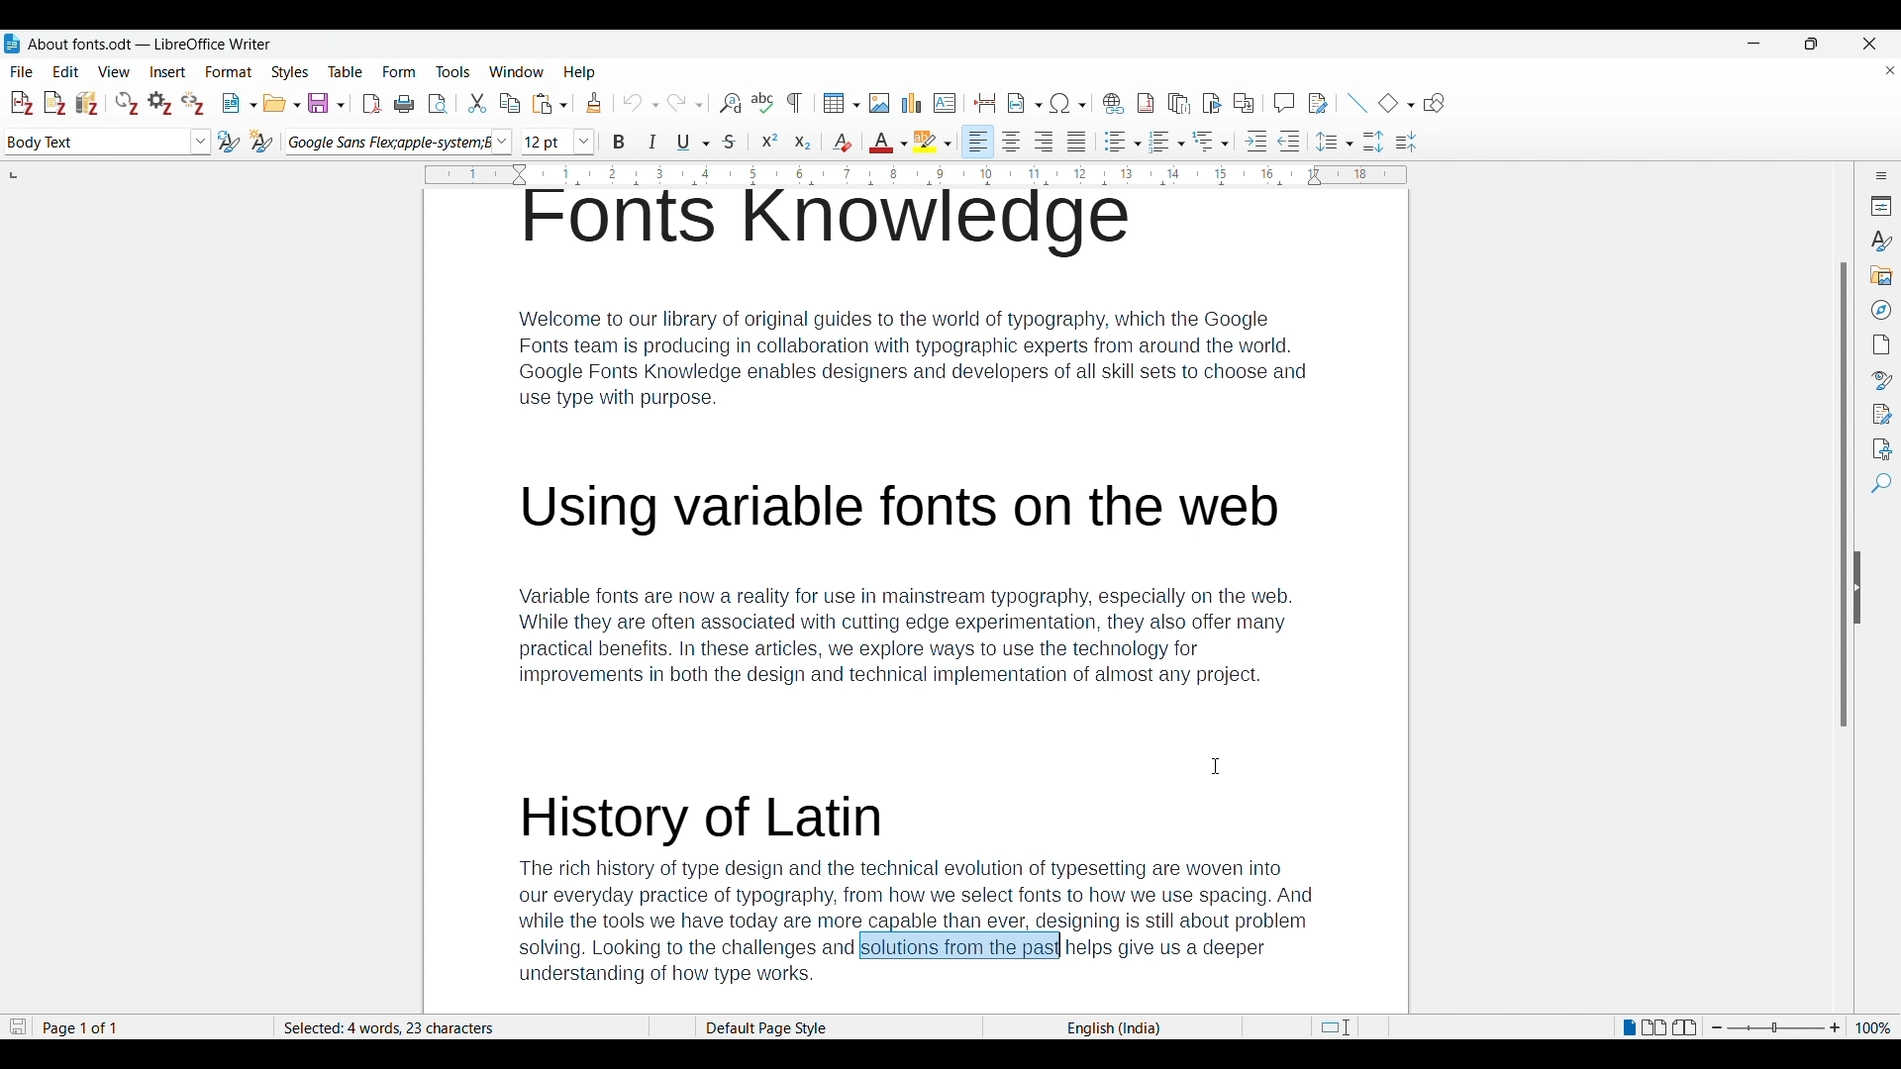 The image size is (1901, 1069). Describe the element at coordinates (1880, 484) in the screenshot. I see `Find` at that location.